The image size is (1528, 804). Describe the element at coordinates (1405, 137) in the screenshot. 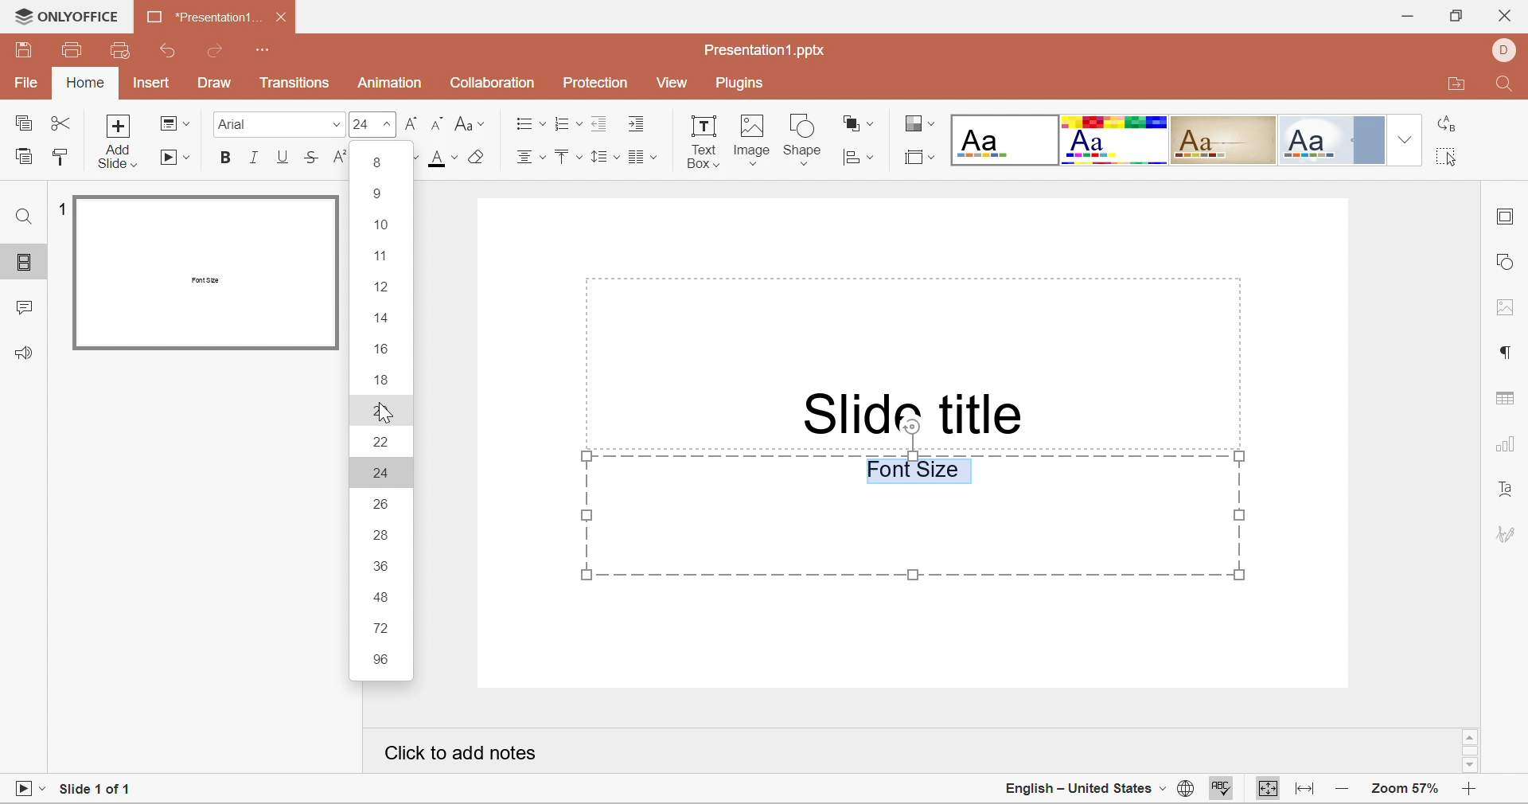

I see `Drop Down` at that location.